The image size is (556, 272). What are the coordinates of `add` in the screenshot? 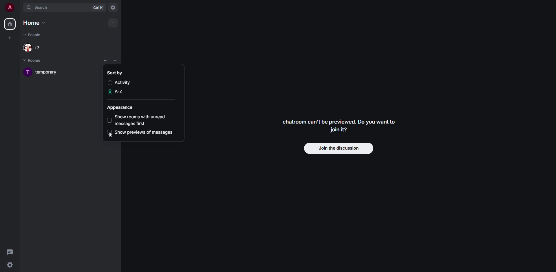 It's located at (115, 35).